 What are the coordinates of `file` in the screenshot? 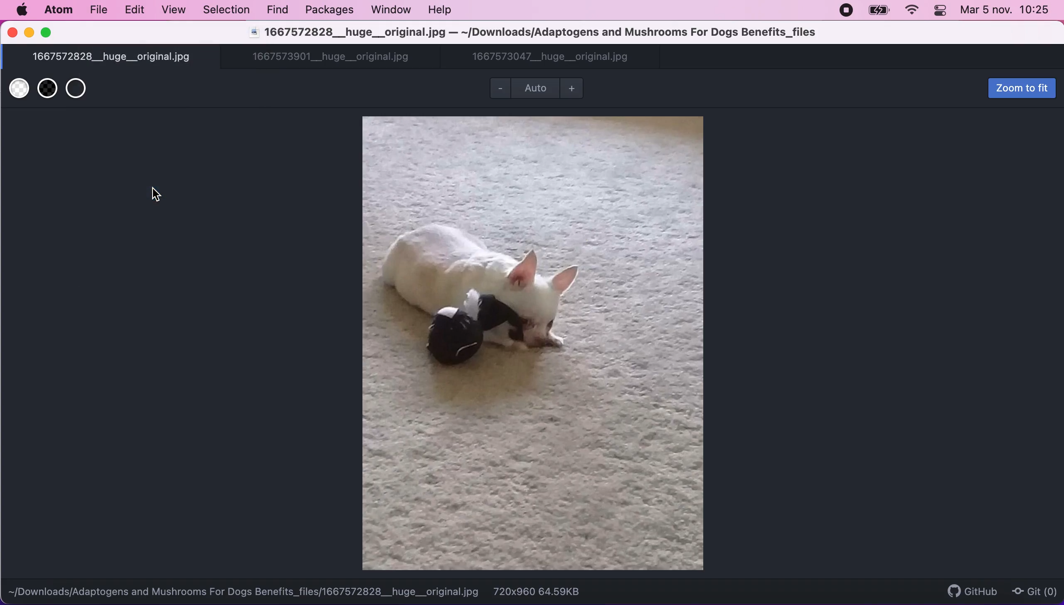 It's located at (101, 11).